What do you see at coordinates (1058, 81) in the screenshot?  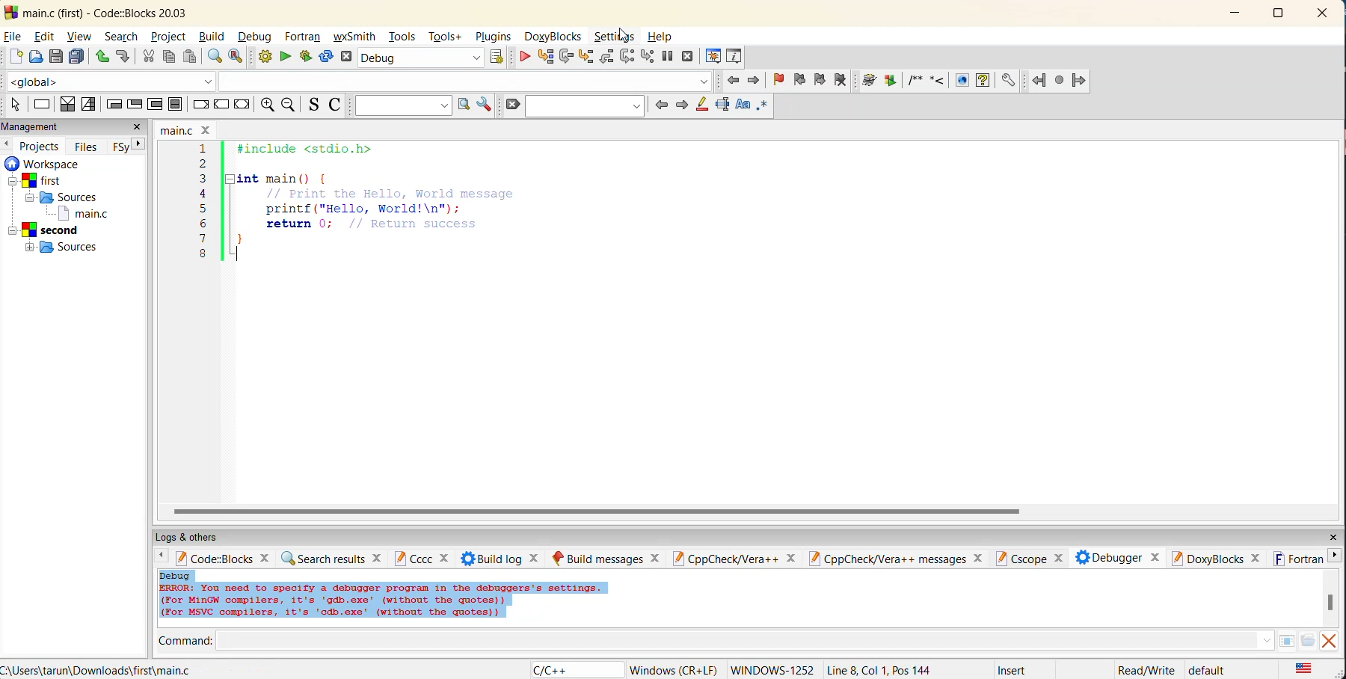 I see `Last jump` at bounding box center [1058, 81].